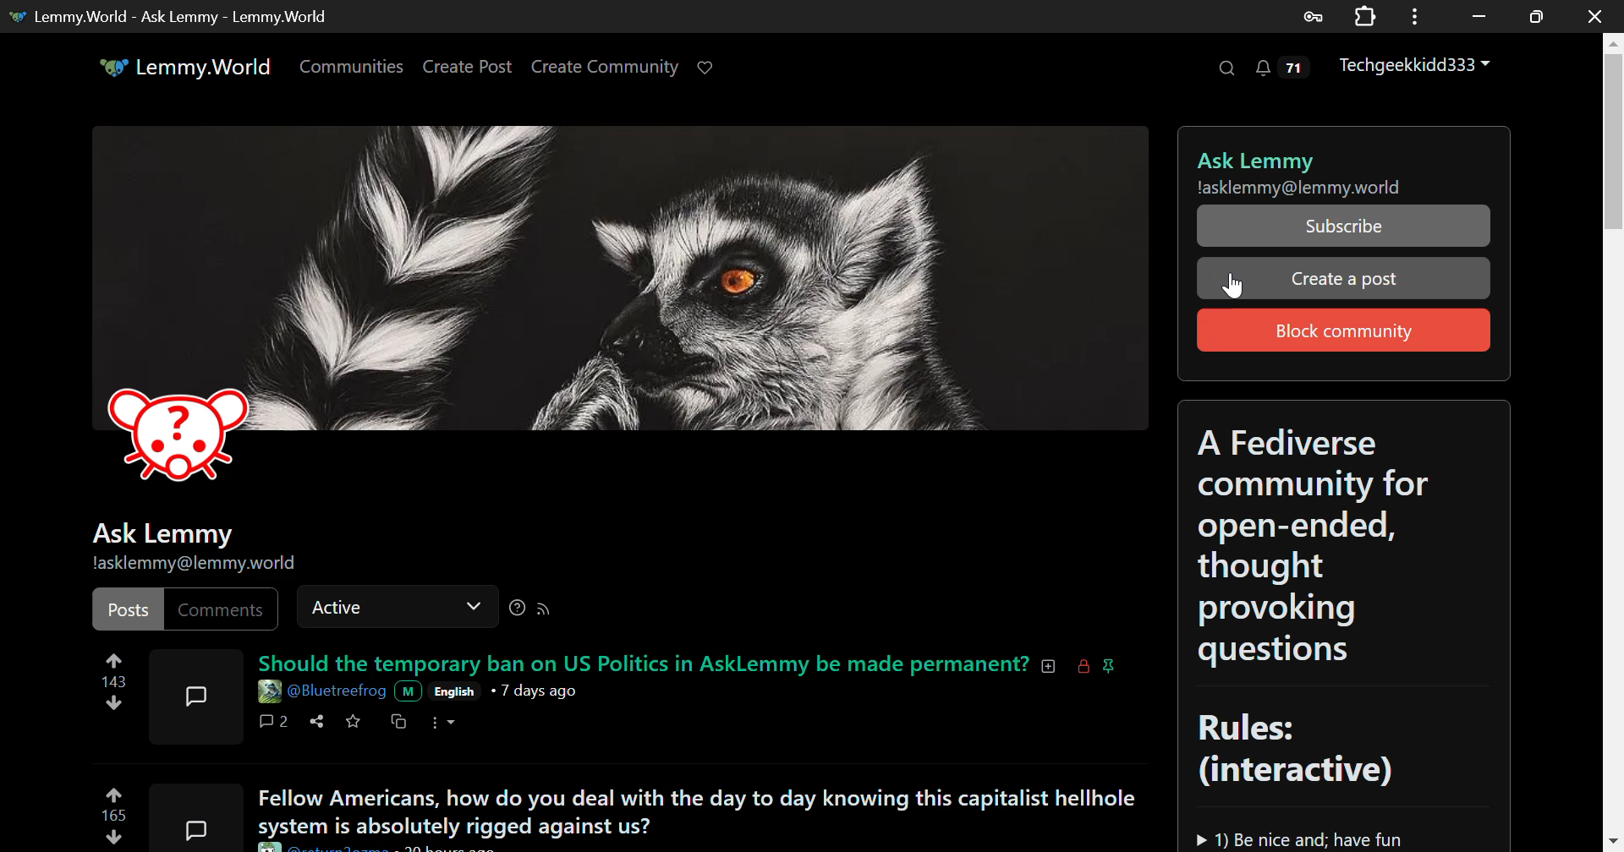 Image resolution: width=1624 pixels, height=852 pixels. Describe the element at coordinates (338, 692) in the screenshot. I see `@bluetreefrog` at that location.